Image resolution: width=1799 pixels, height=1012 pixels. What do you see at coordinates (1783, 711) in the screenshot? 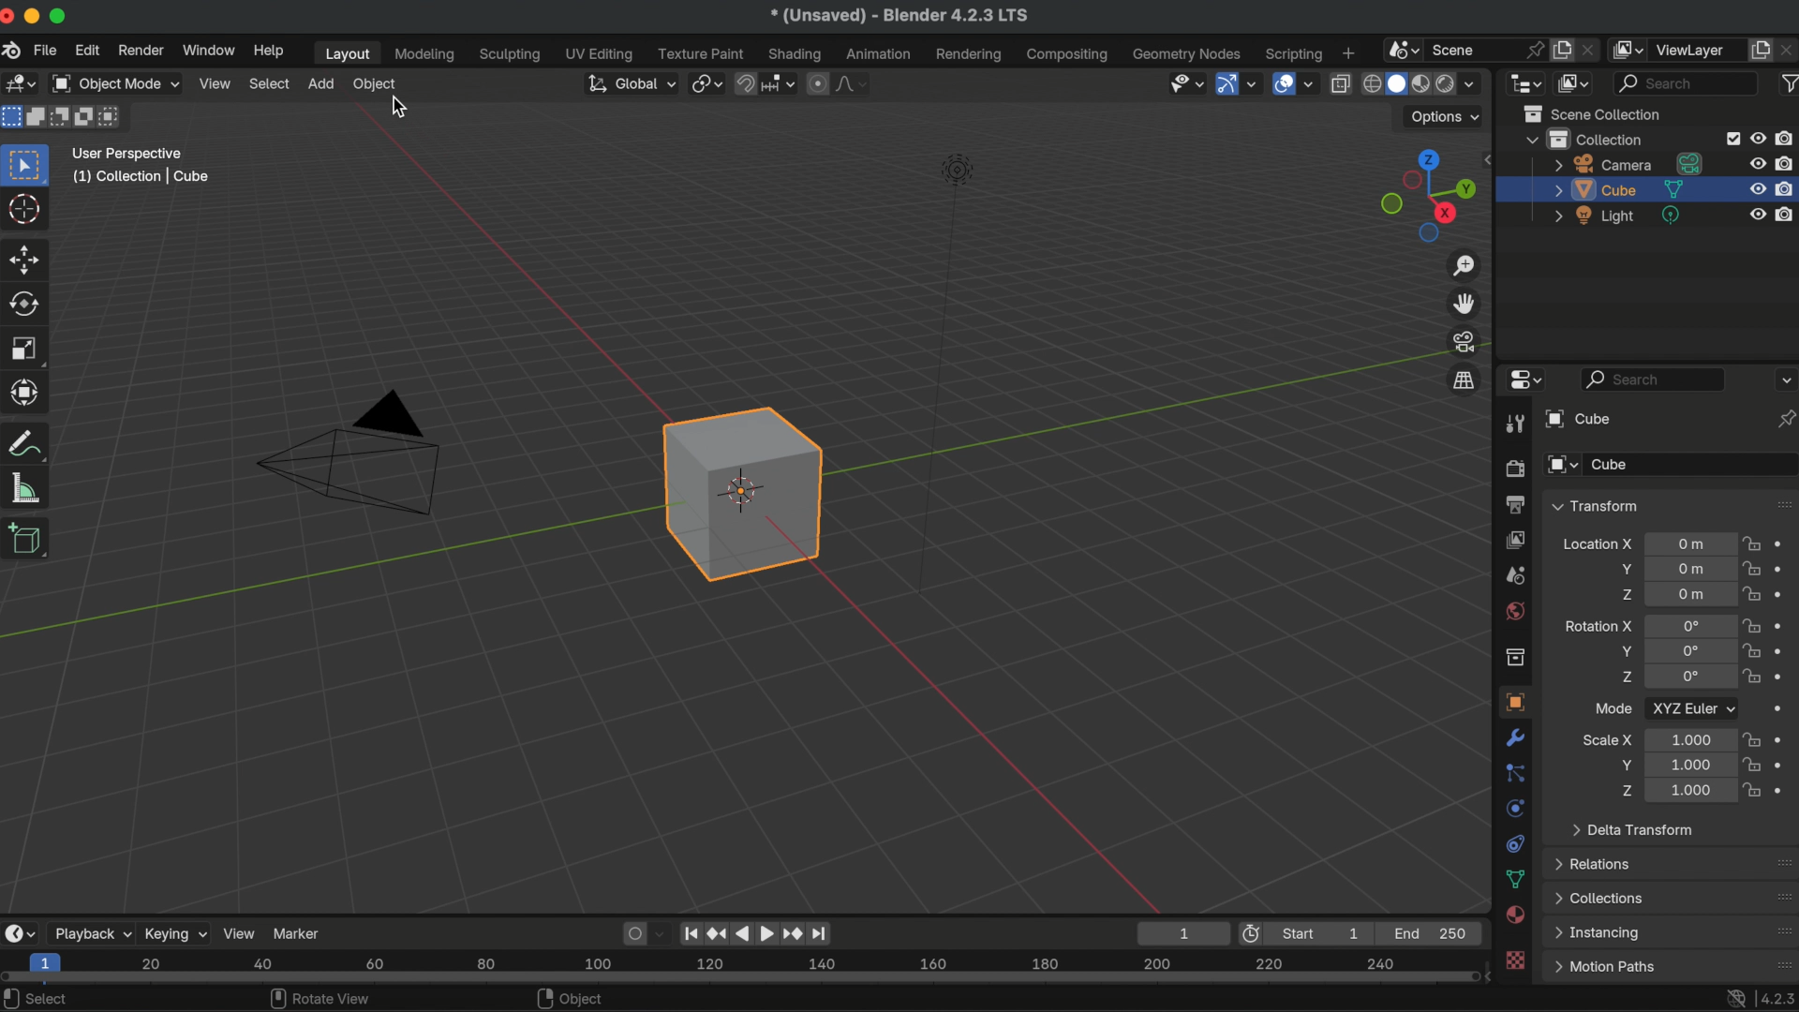
I see `animate property` at bounding box center [1783, 711].